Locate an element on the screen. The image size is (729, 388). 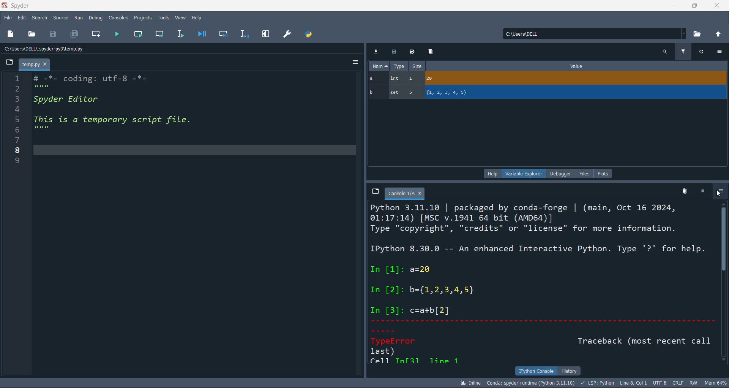
history is located at coordinates (570, 370).